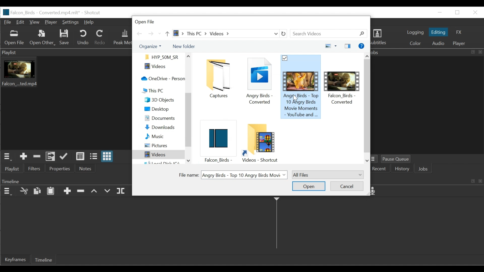 The height and width of the screenshot is (272, 484). What do you see at coordinates (34, 168) in the screenshot?
I see `Filters` at bounding box center [34, 168].